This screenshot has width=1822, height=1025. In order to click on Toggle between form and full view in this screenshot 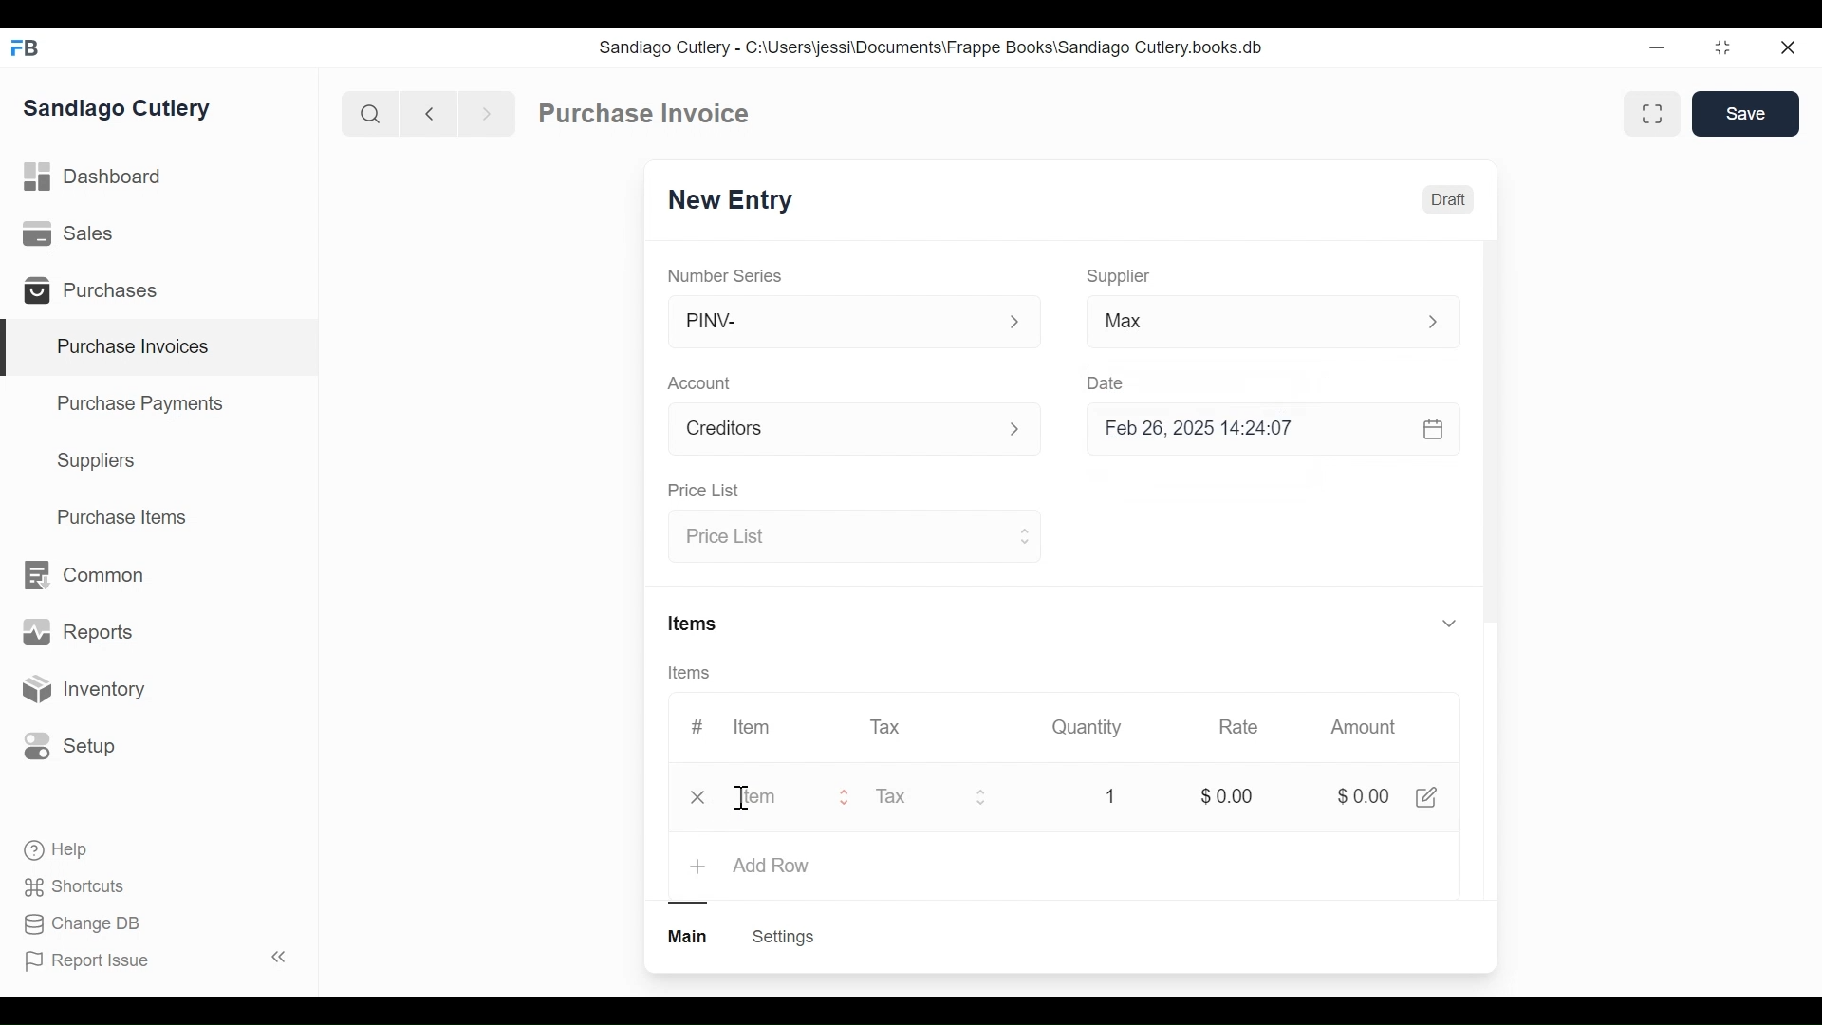, I will do `click(1653, 114)`.